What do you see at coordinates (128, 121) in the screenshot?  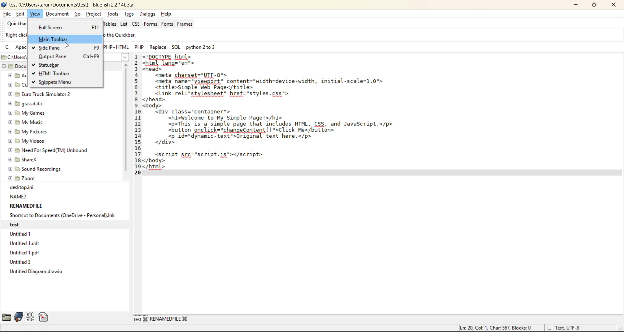 I see `vertical scroll bar` at bounding box center [128, 121].